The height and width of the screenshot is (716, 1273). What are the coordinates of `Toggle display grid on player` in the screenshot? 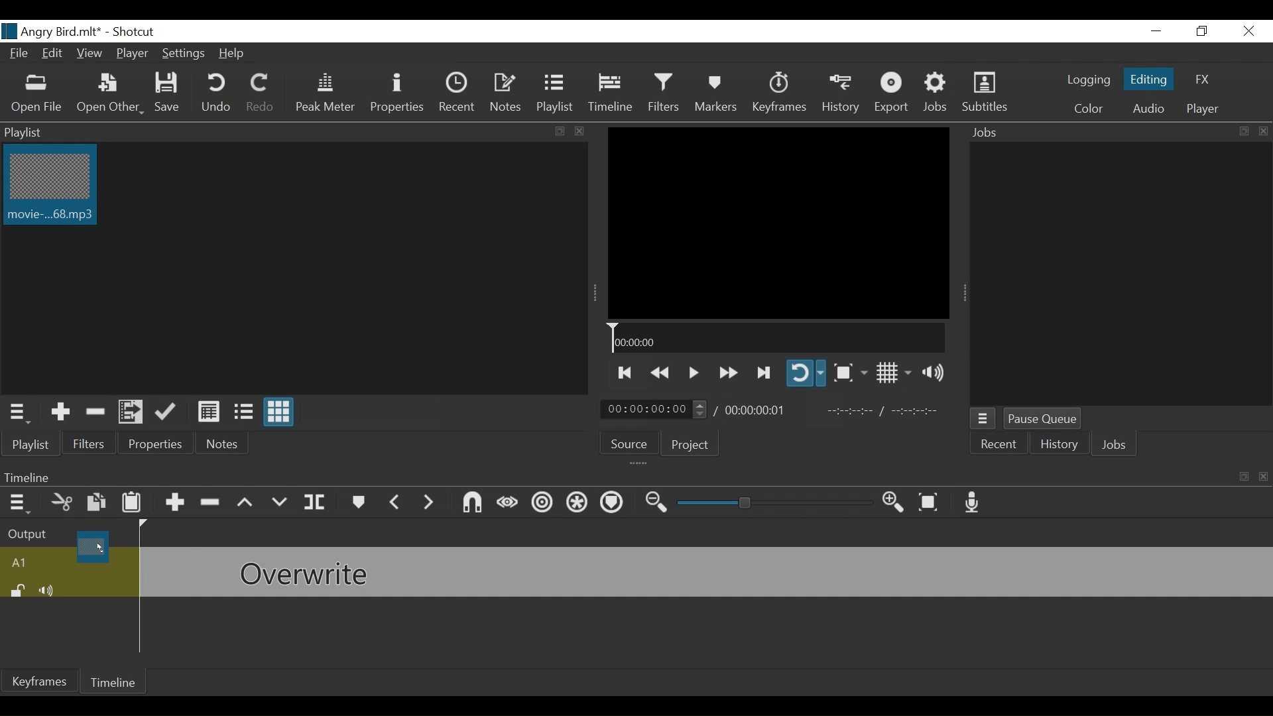 It's located at (893, 374).